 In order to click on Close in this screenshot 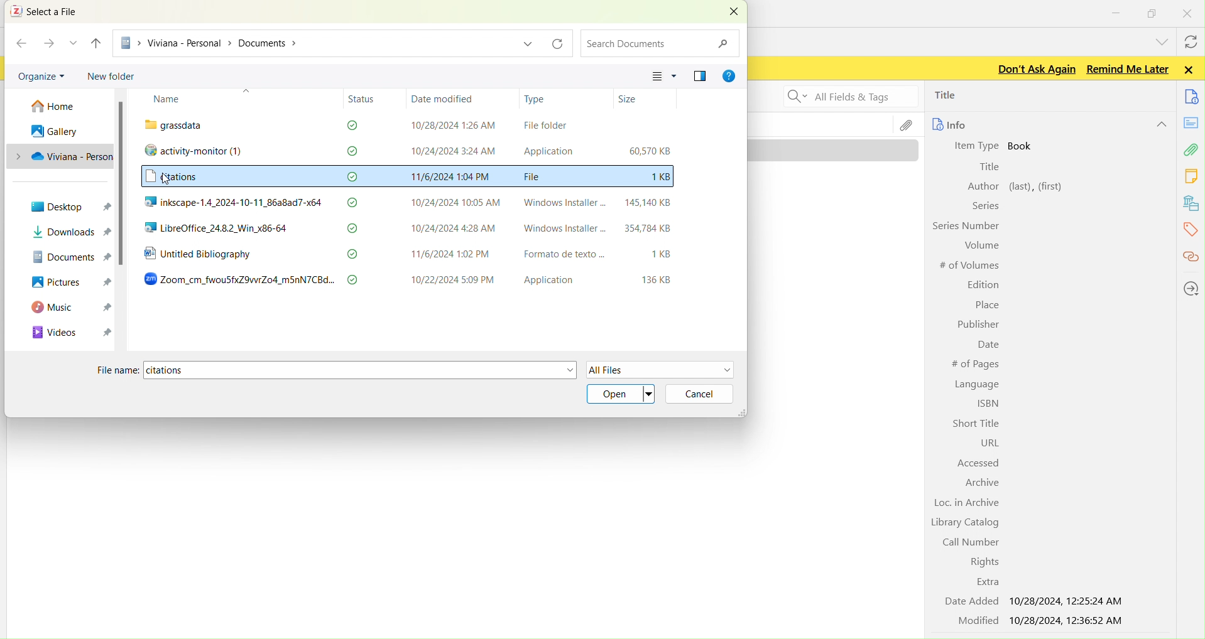, I will do `click(1189, 70)`.